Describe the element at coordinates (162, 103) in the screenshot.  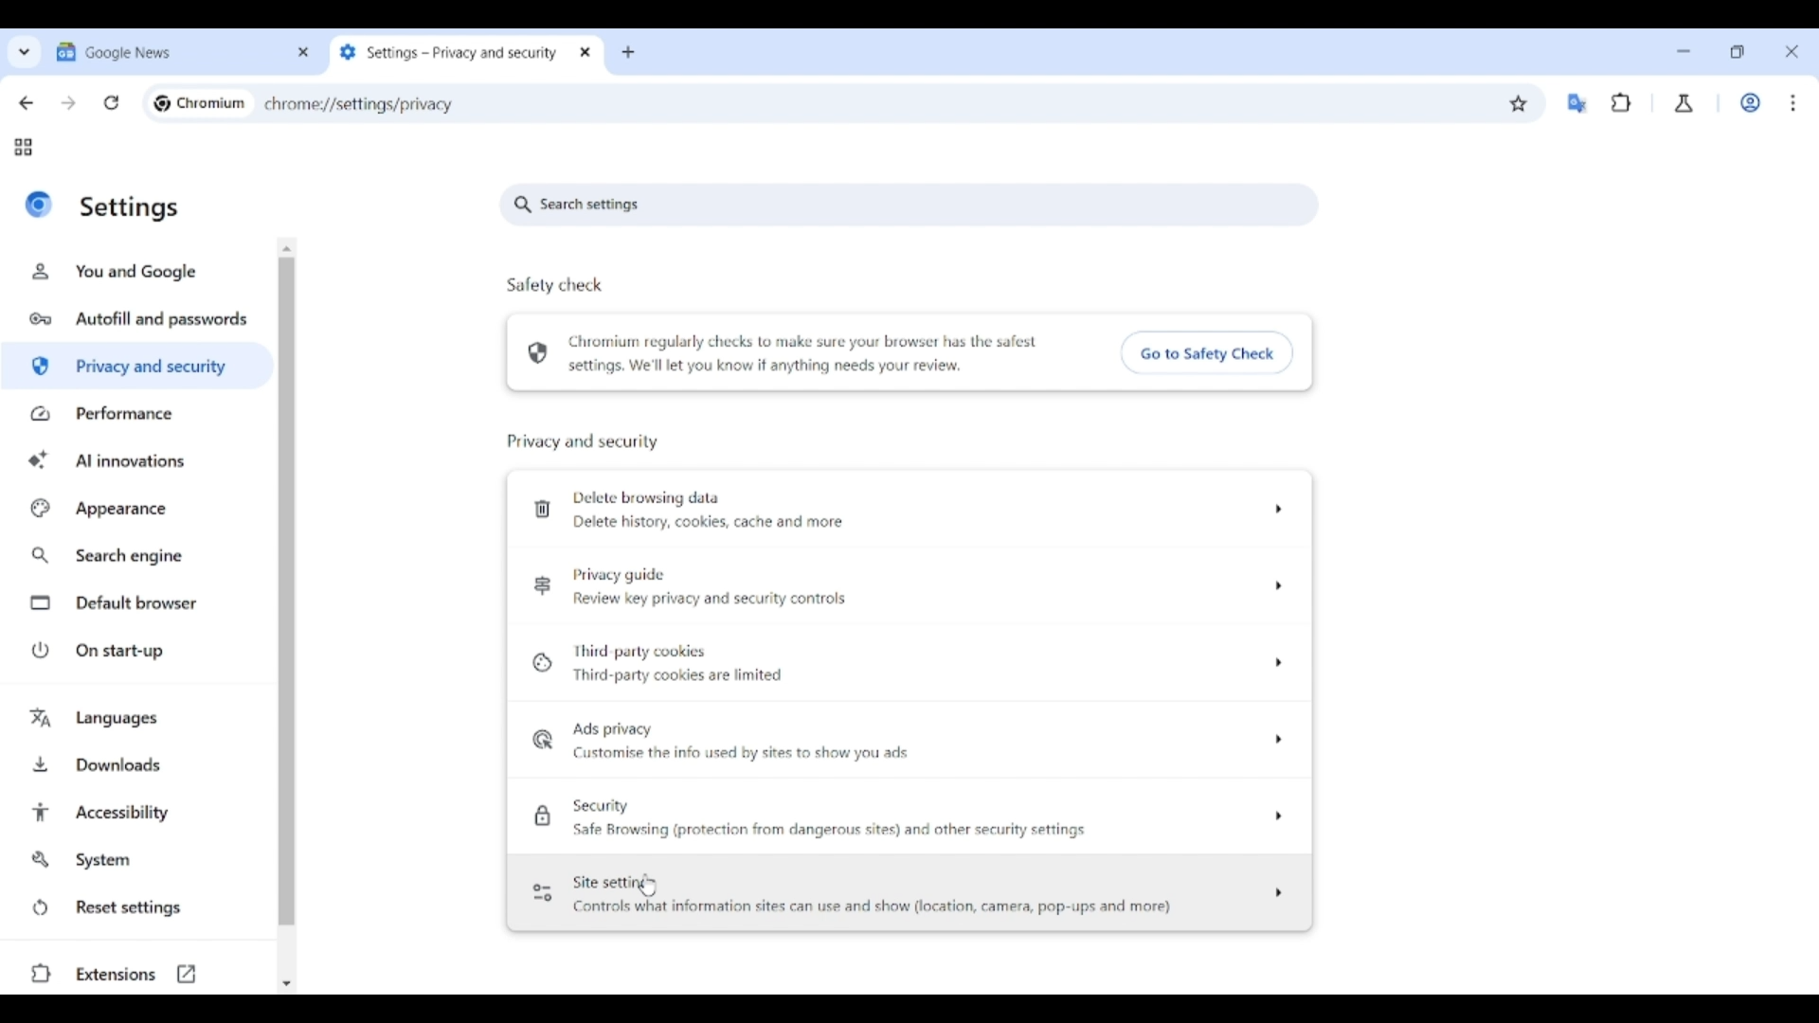
I see `Chromium logo` at that location.